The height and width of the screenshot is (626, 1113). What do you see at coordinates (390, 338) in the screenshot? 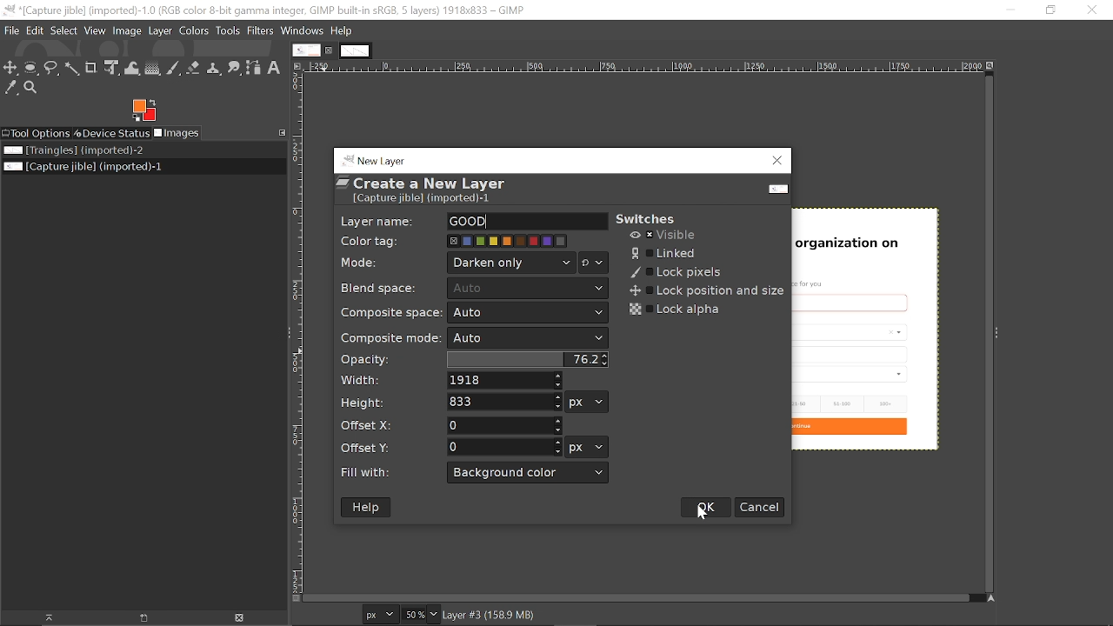
I see `‘Composite mode:` at bounding box center [390, 338].